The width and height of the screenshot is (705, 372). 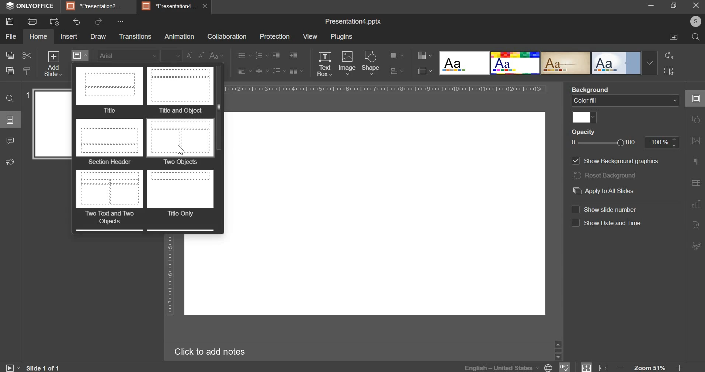 What do you see at coordinates (207, 6) in the screenshot?
I see `close presentation4` at bounding box center [207, 6].